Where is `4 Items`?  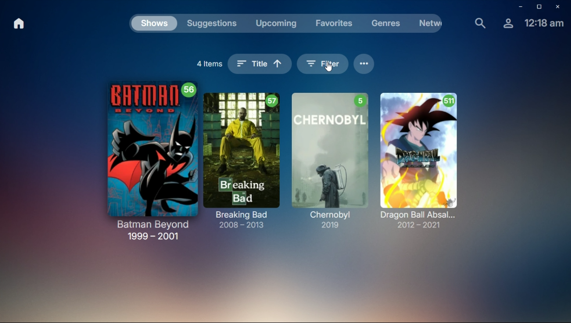 4 Items is located at coordinates (208, 62).